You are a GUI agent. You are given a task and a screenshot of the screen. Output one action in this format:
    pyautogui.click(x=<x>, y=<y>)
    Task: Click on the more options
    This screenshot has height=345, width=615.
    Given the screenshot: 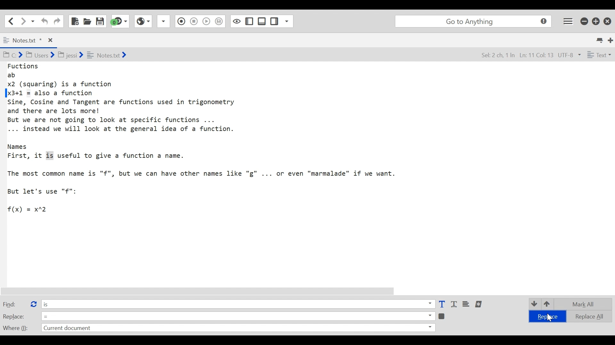 What is the action you would take?
    pyautogui.click(x=479, y=304)
    